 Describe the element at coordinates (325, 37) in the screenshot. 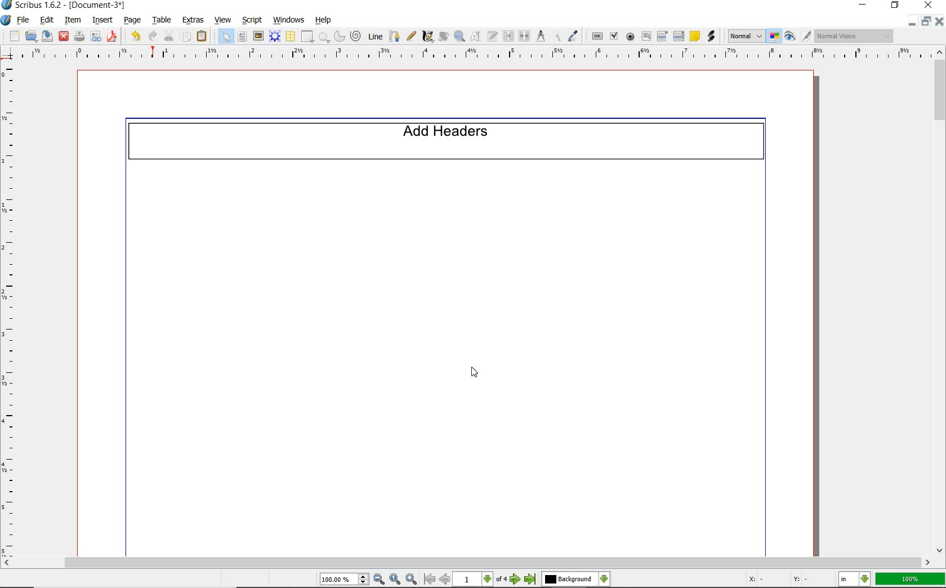

I see `polygon` at that location.